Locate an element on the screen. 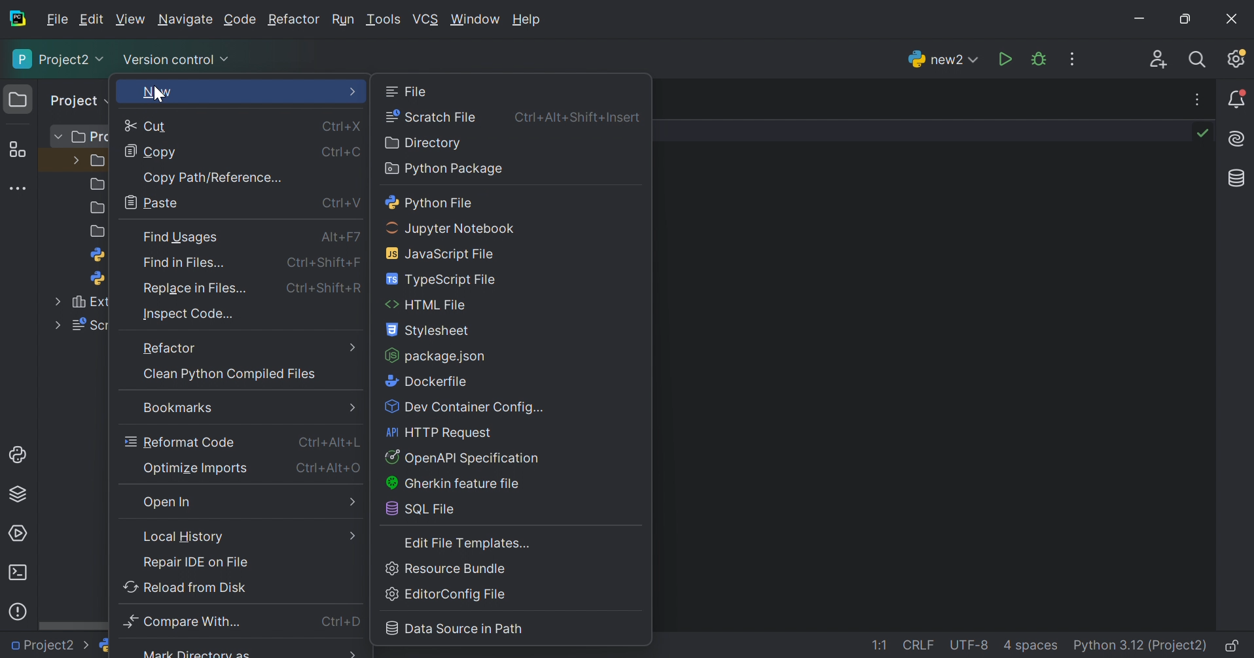 The image size is (1254, 658). Restore down is located at coordinates (1183, 20).